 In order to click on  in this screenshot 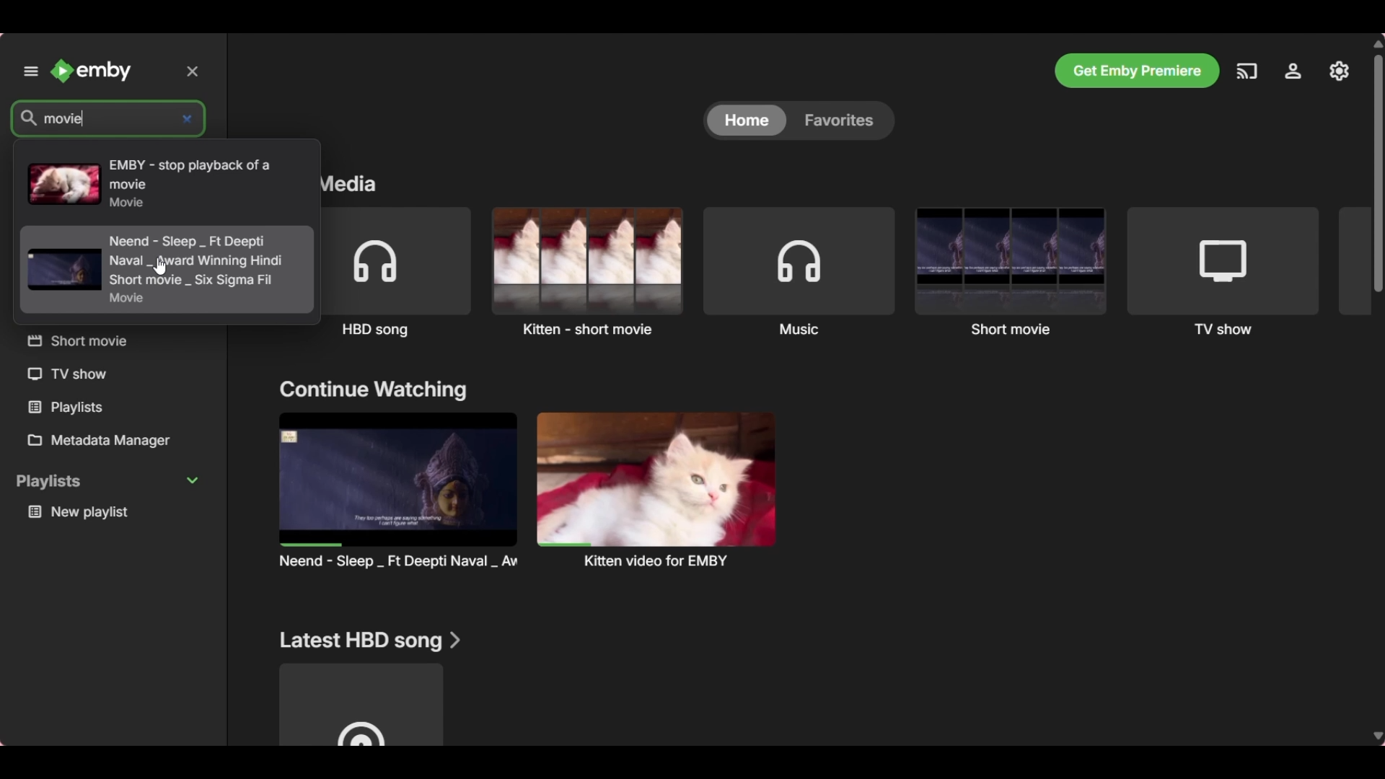, I will do `click(1372, 164)`.